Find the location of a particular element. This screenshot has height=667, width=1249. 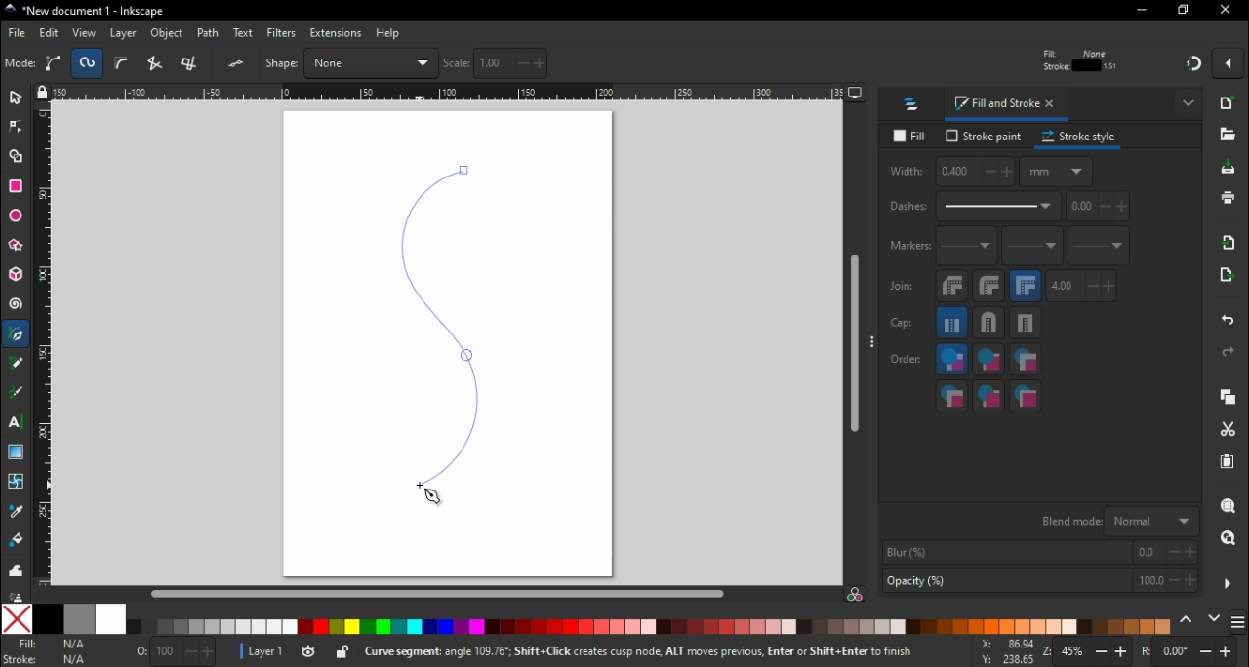

3D box tool is located at coordinates (16, 277).